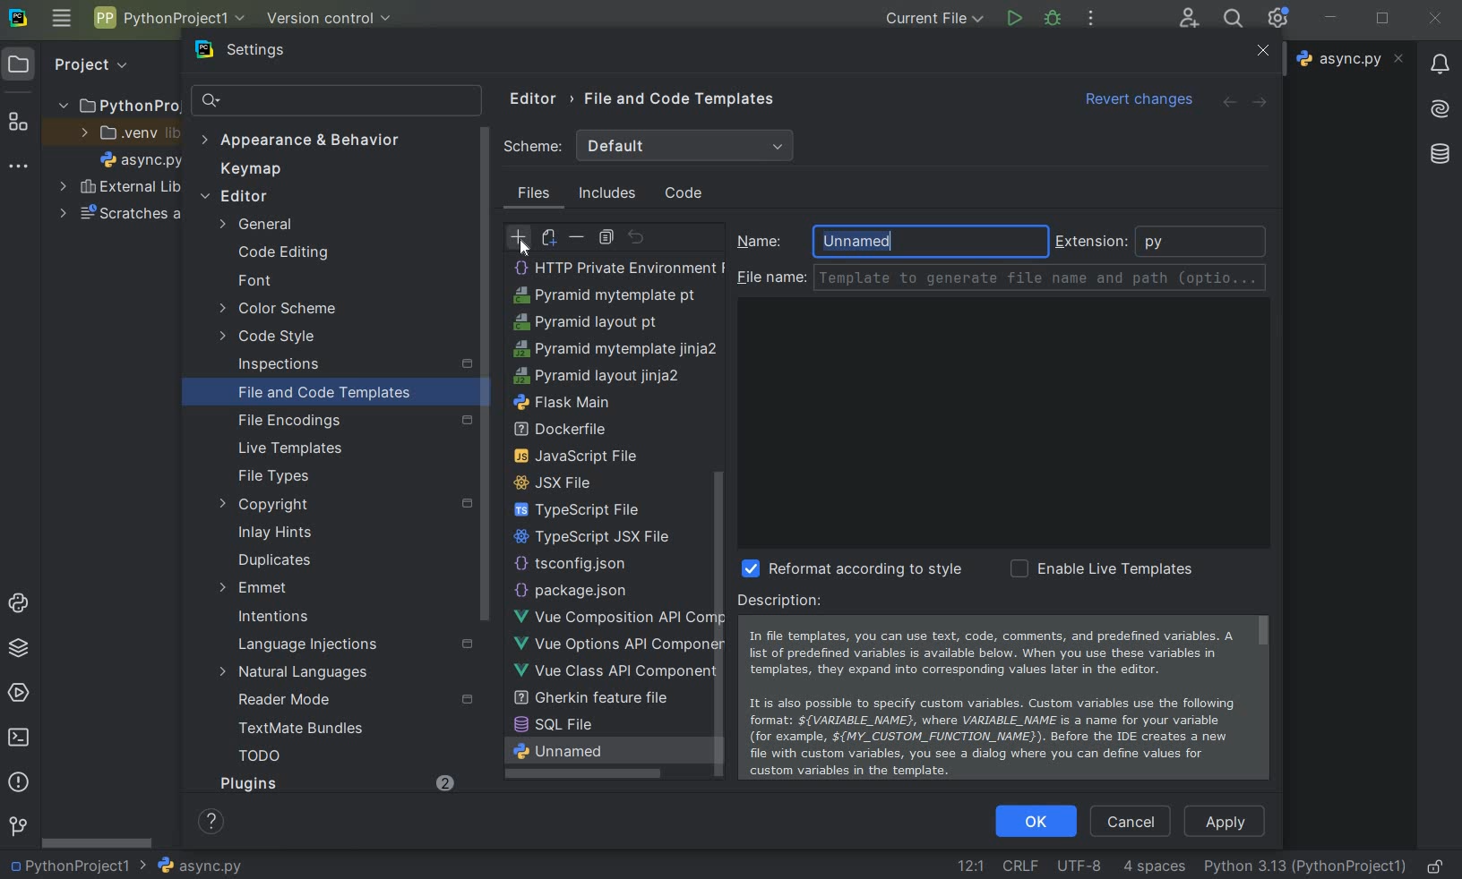  What do you see at coordinates (275, 339) in the screenshot?
I see `code style` at bounding box center [275, 339].